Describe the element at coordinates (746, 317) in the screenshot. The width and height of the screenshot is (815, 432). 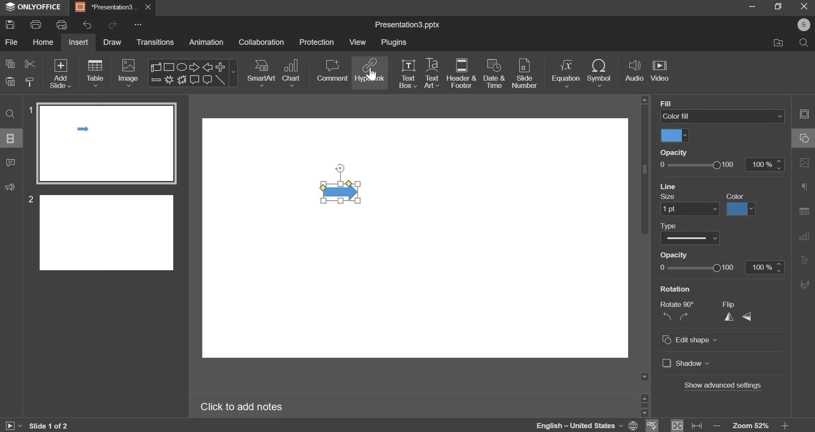
I see `flip vertically` at that location.